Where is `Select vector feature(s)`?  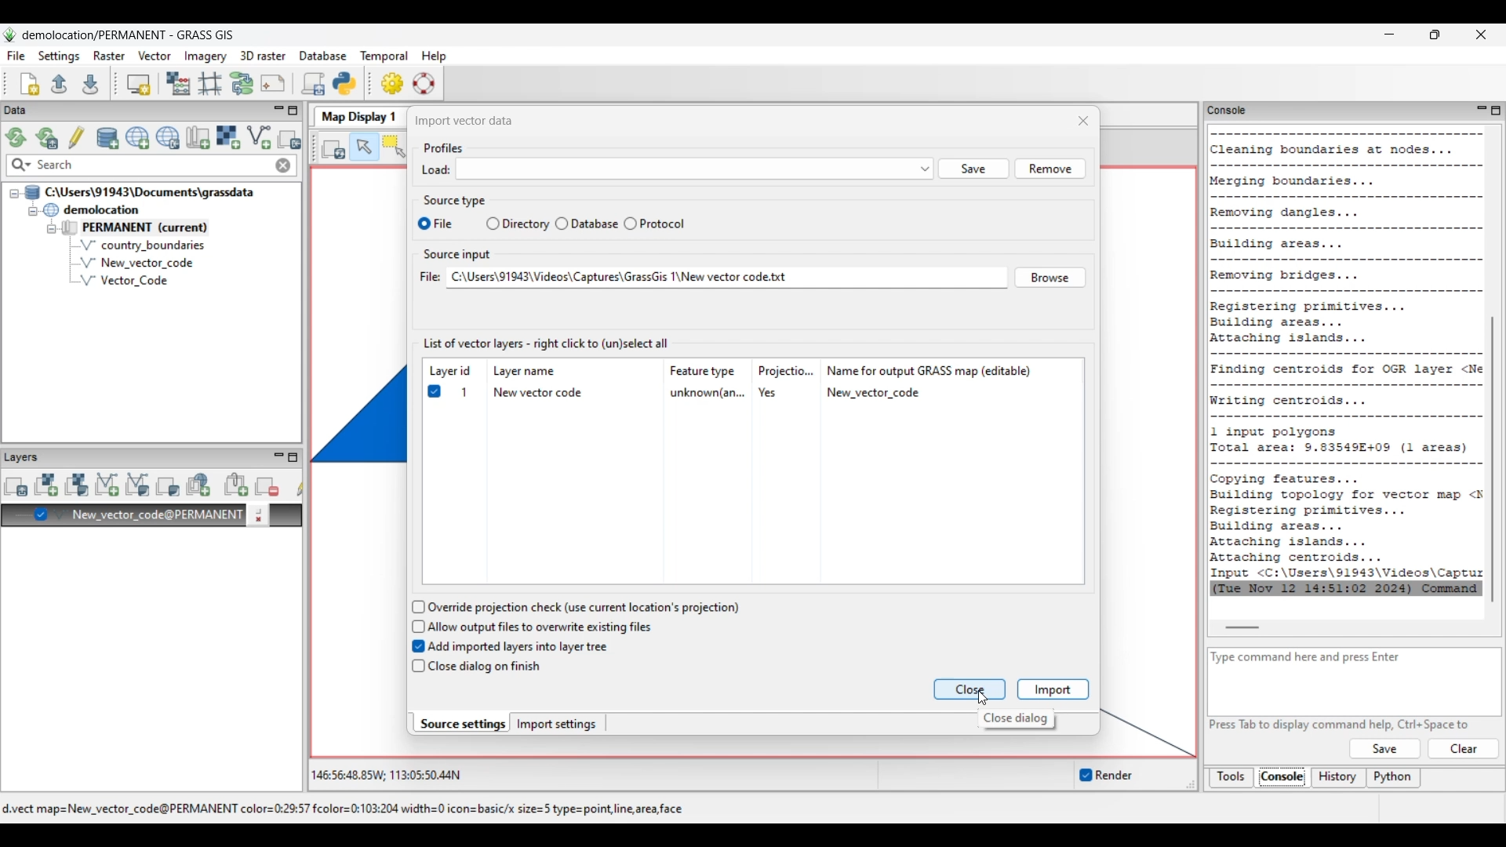 Select vector feature(s) is located at coordinates (394, 147).